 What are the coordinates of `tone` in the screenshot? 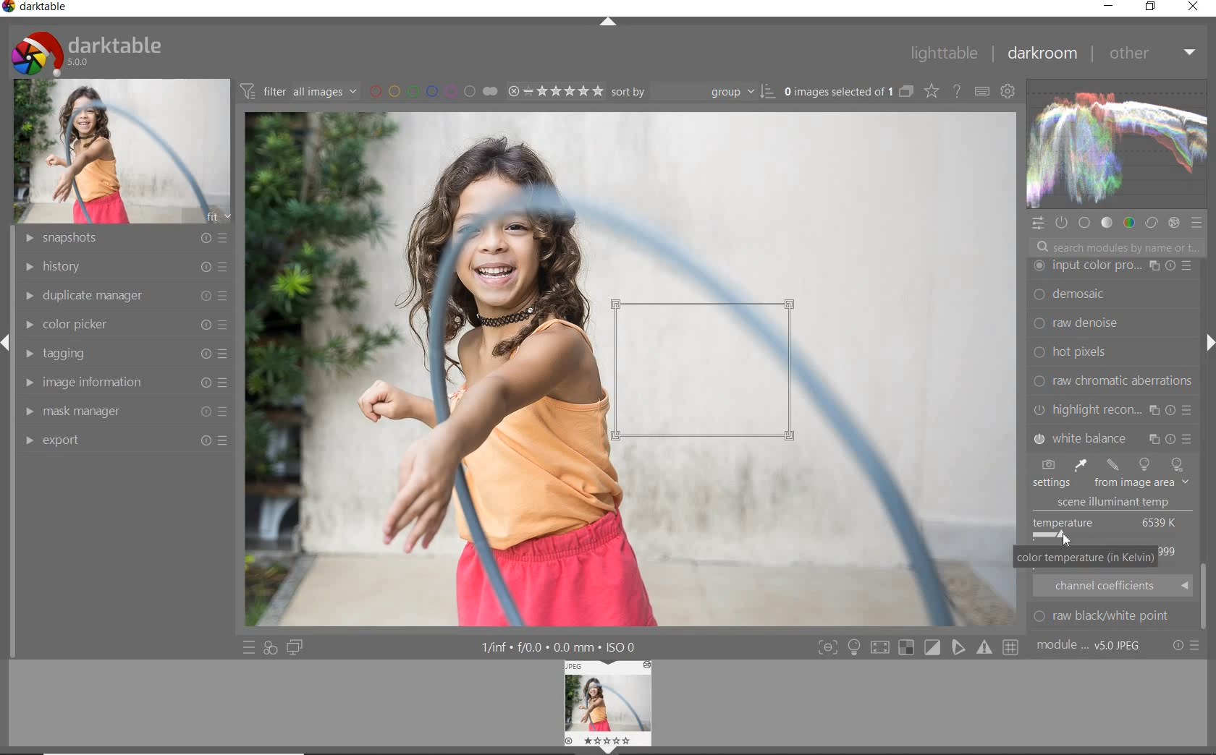 It's located at (1107, 222).